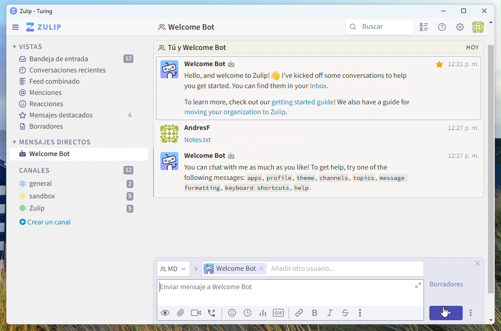  I want to click on Views, so click(30, 46).